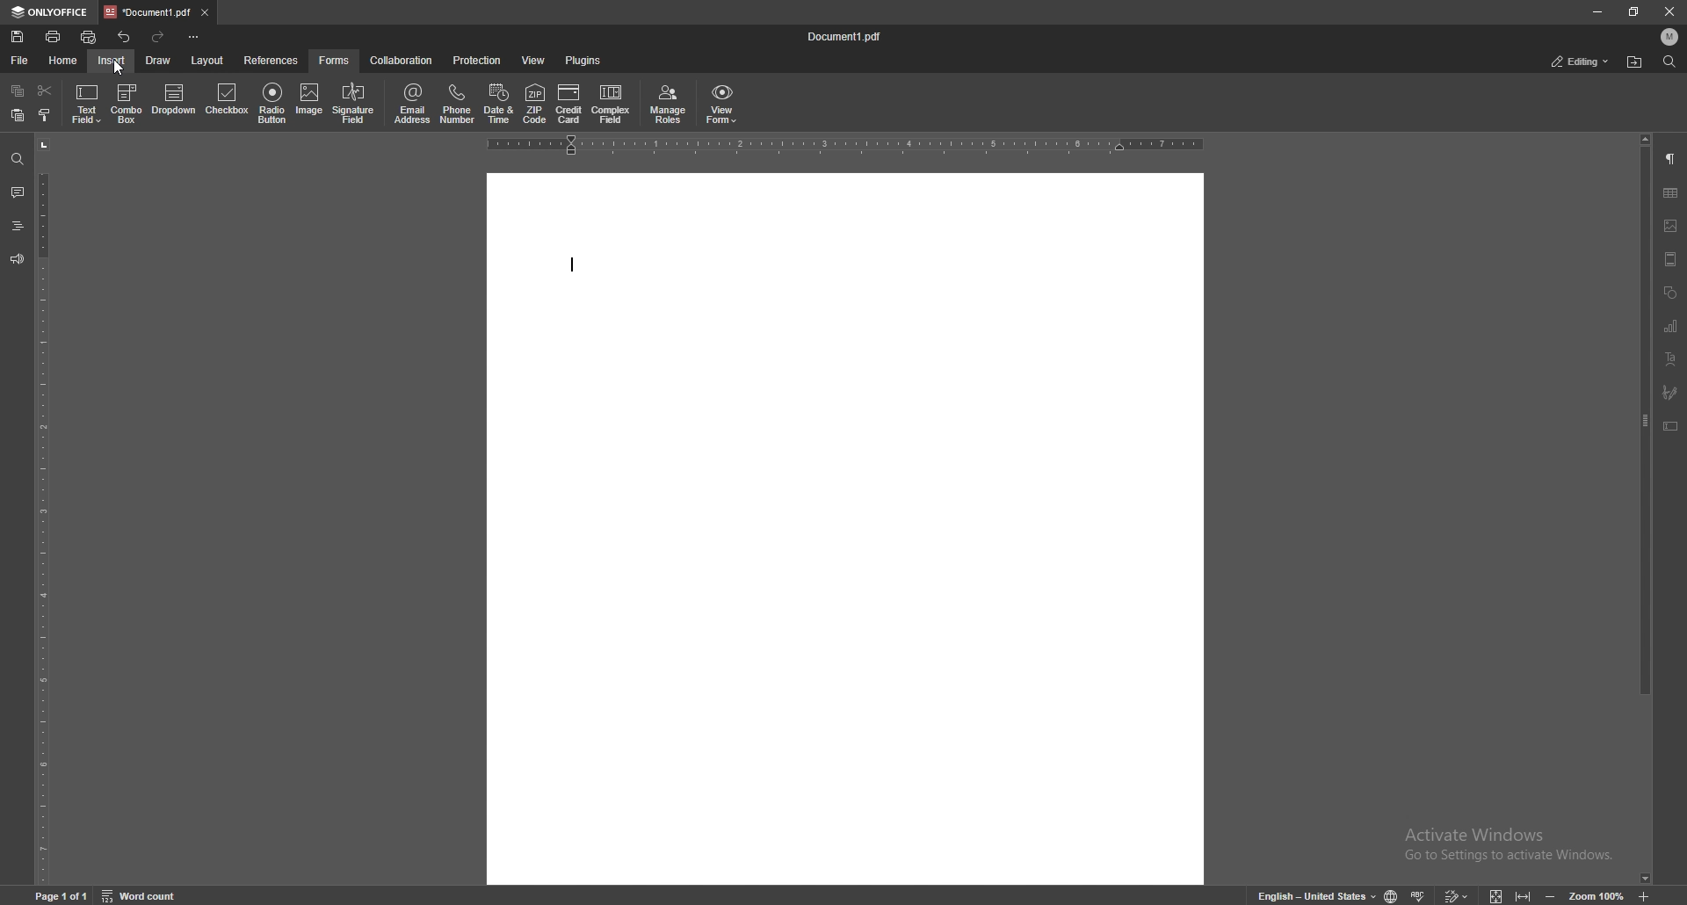 The image size is (1687, 905). I want to click on dropdown, so click(172, 99).